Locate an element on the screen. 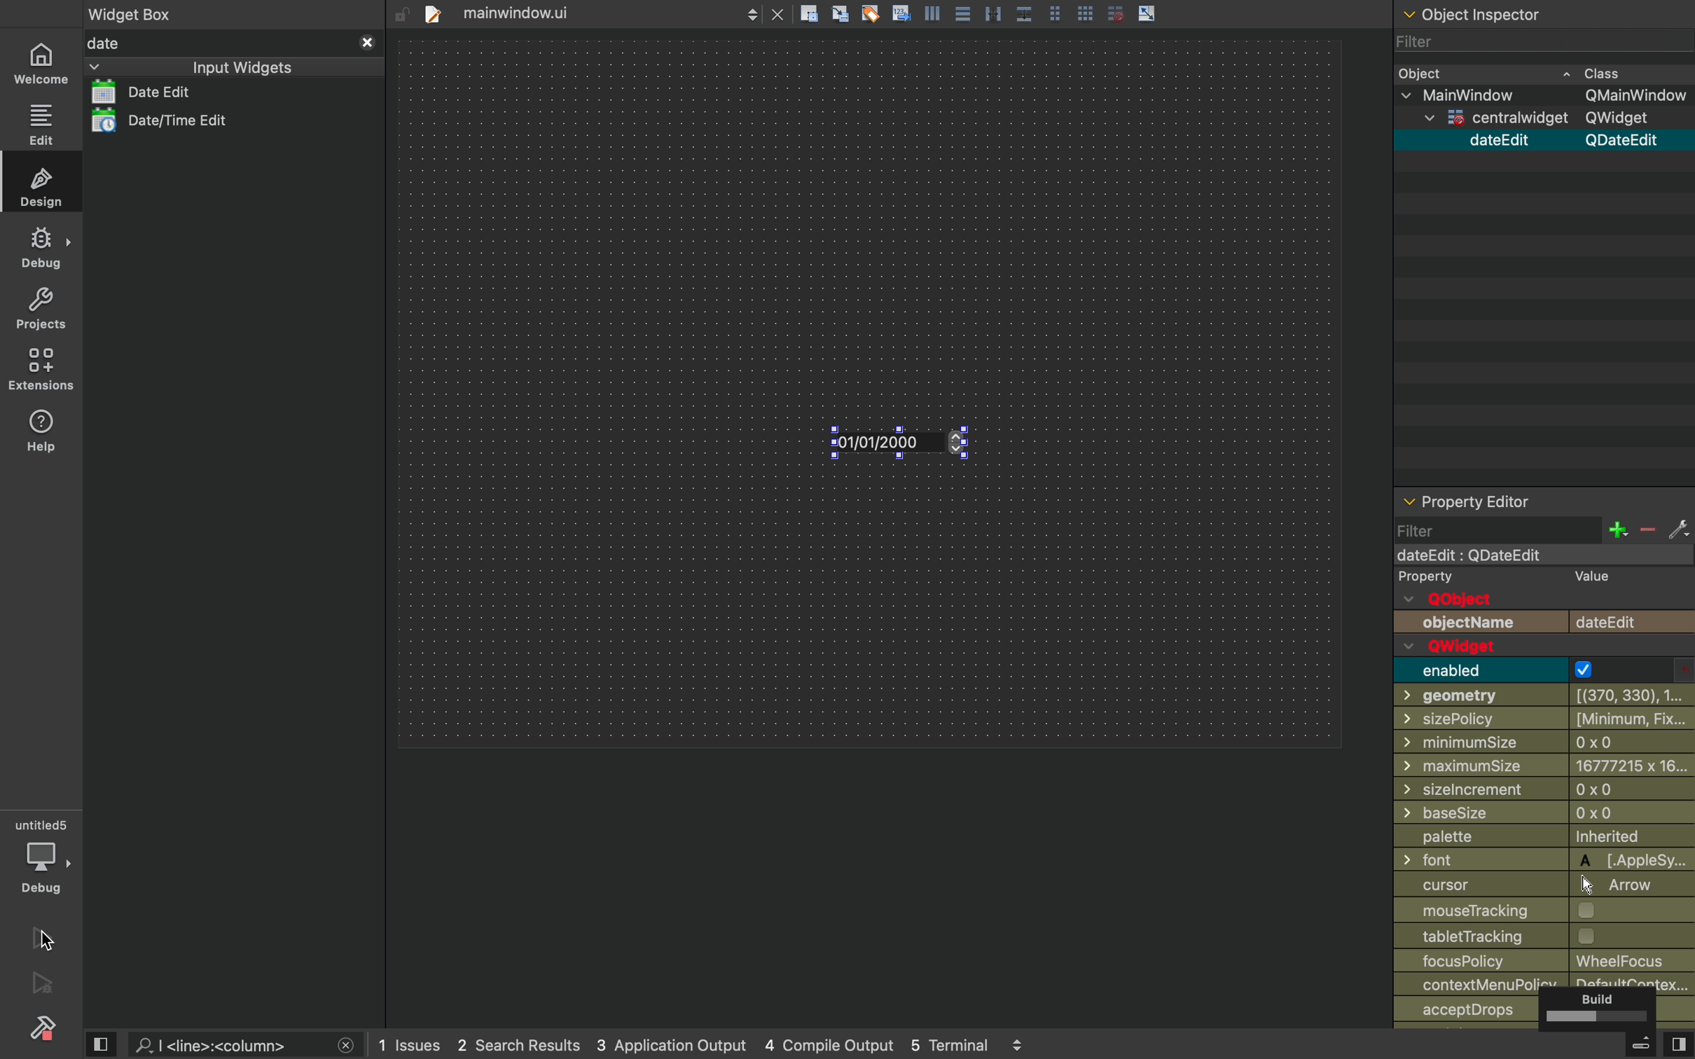 This screenshot has width=1695, height=1059. search is located at coordinates (229, 1044).